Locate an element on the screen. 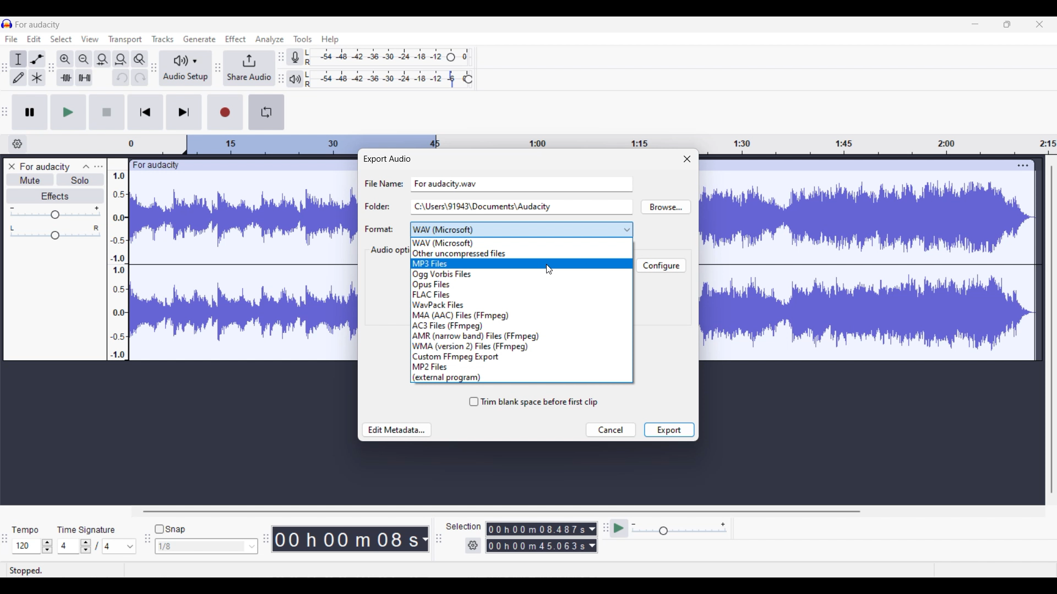 Image resolution: width=1057 pixels, height=594 pixels. Redo is located at coordinates (140, 77).